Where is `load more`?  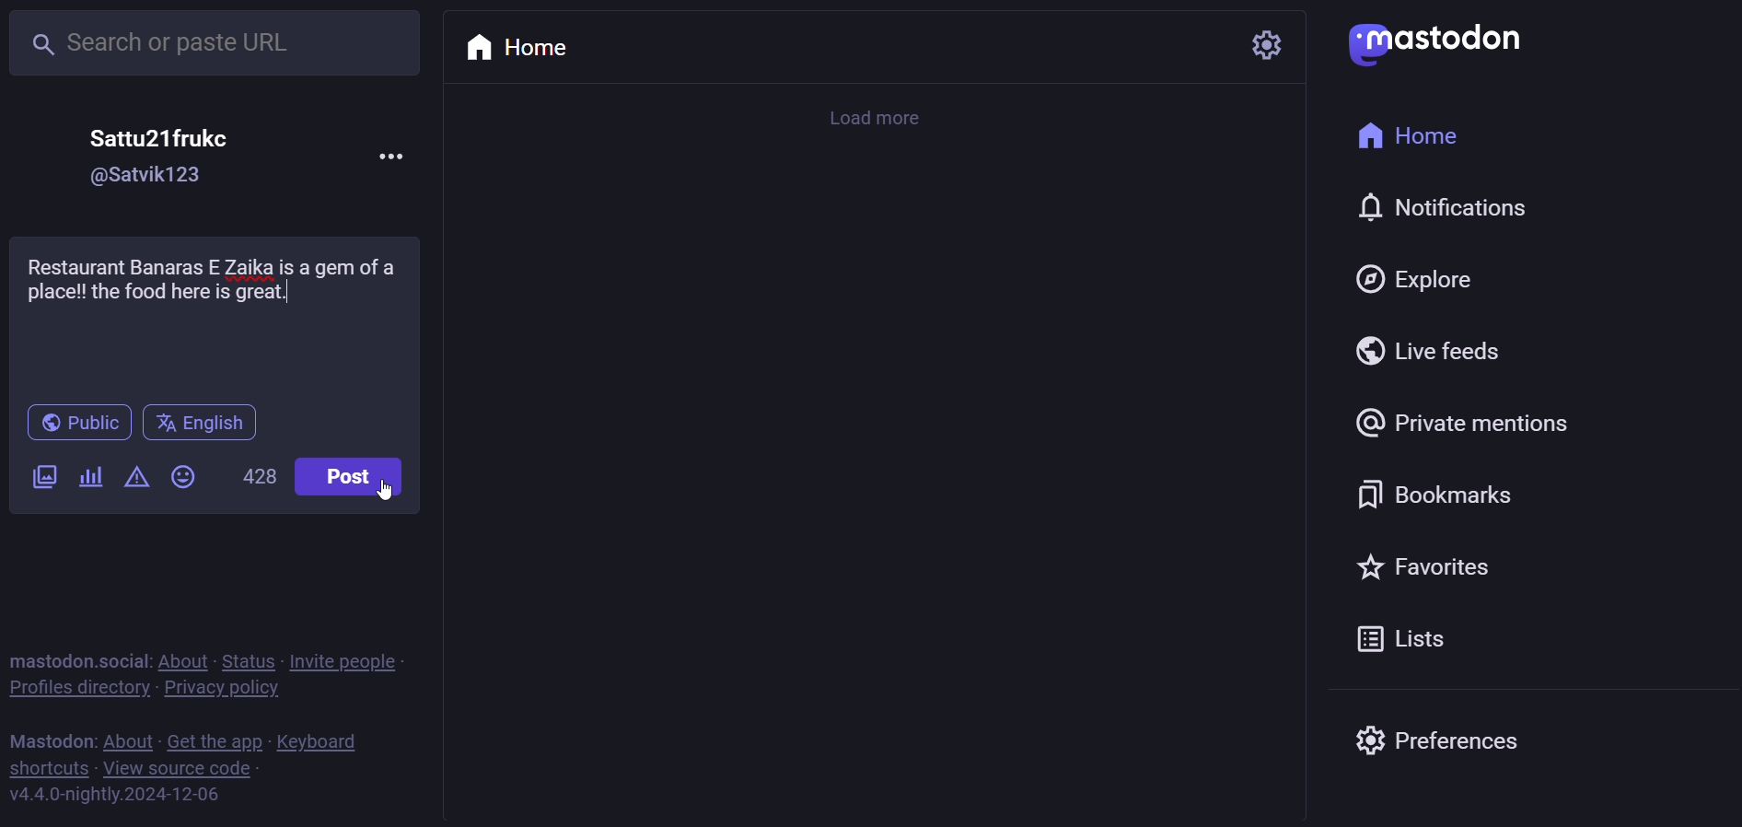
load more is located at coordinates (882, 120).